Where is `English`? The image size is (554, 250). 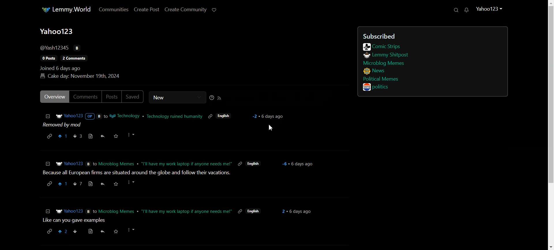 English is located at coordinates (253, 211).